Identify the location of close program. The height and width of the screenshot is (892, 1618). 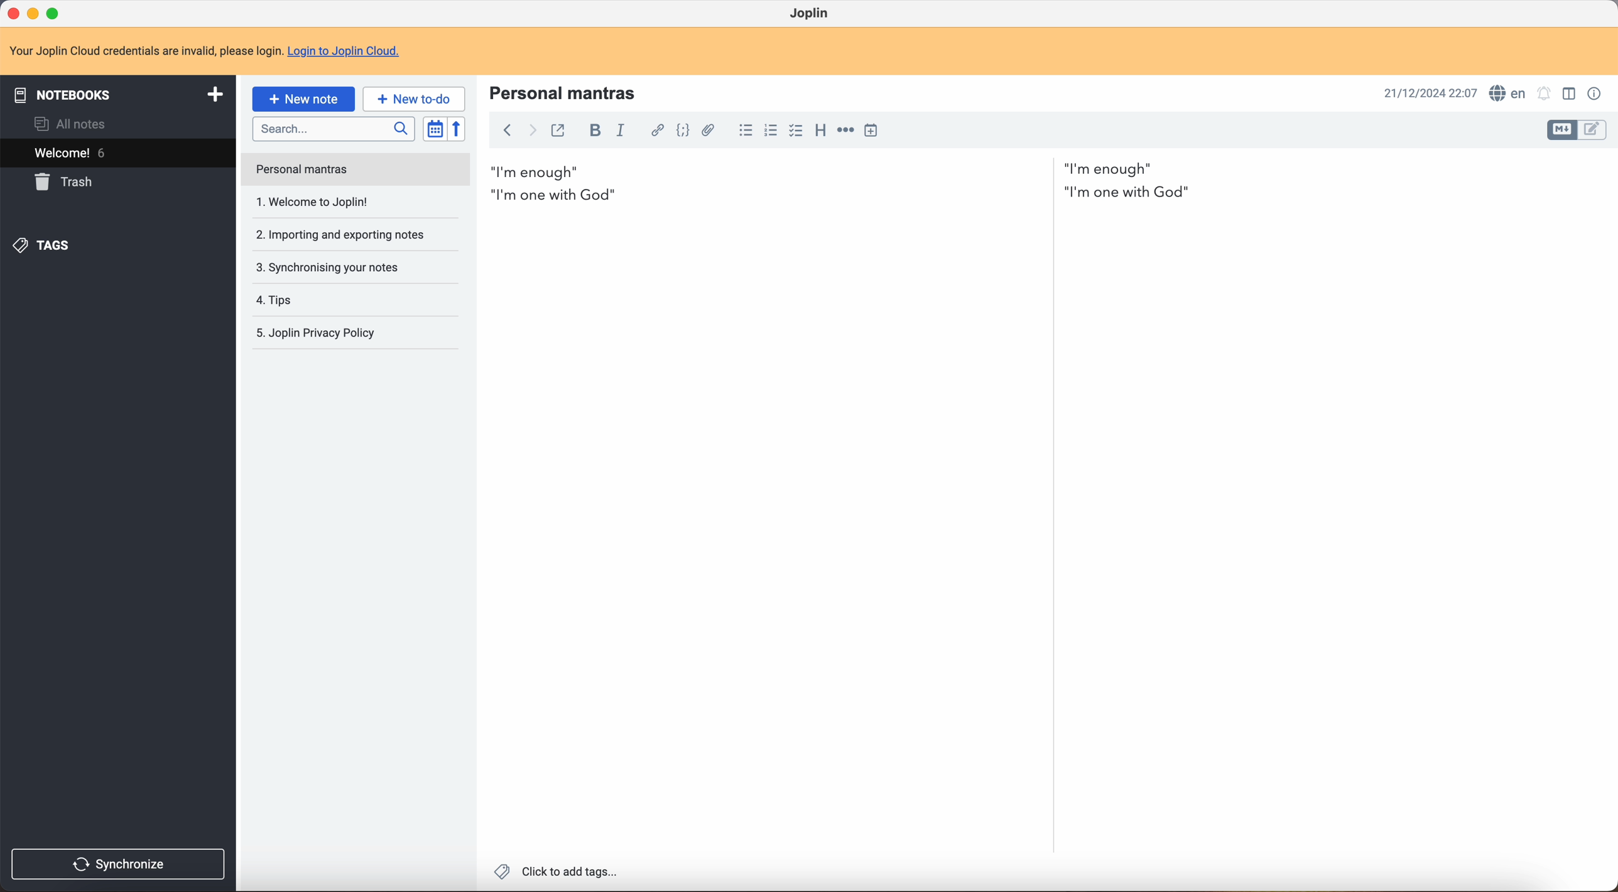
(12, 14).